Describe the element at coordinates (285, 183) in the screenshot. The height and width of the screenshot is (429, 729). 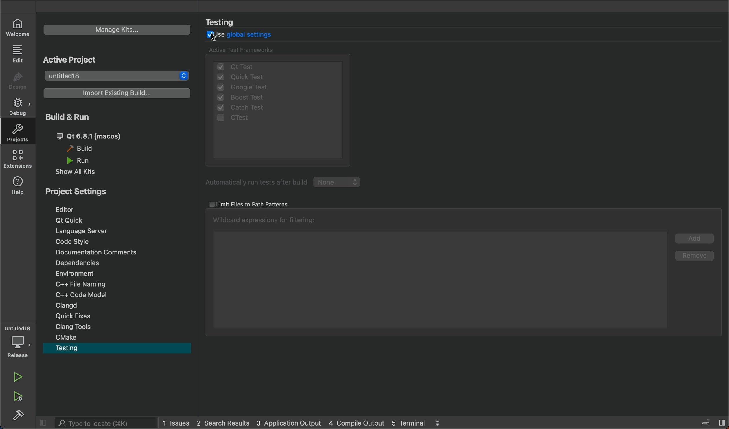
I see `automatic tests` at that location.